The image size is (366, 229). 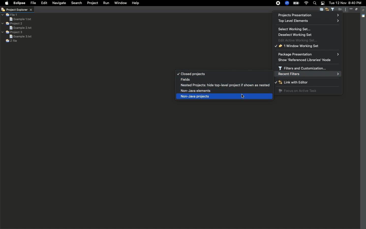 I want to click on Eclipse, so click(x=20, y=3).